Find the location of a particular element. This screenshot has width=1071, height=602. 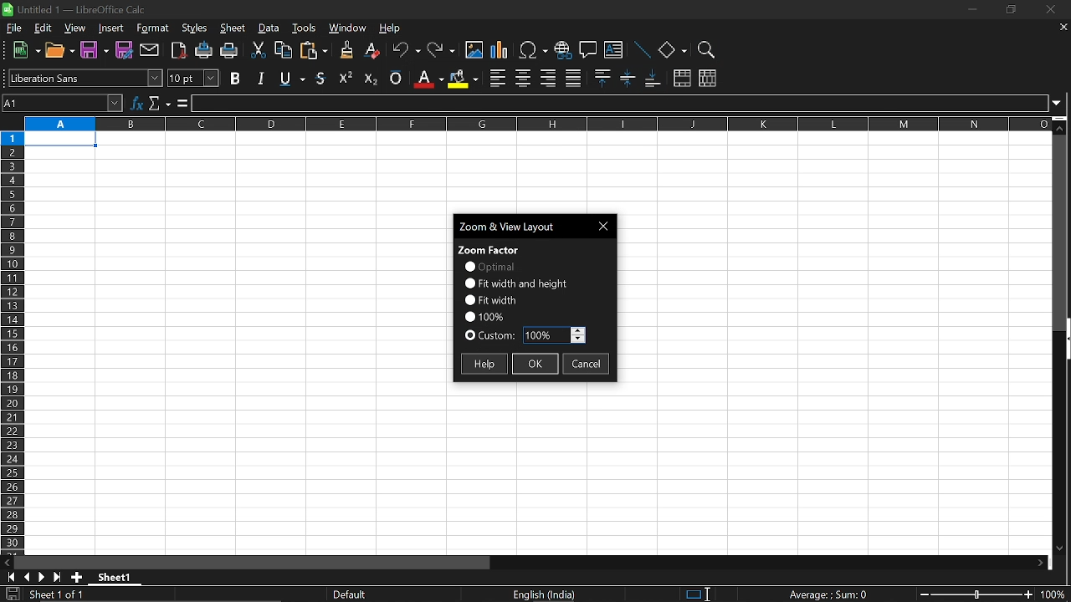

insert symbol is located at coordinates (533, 50).